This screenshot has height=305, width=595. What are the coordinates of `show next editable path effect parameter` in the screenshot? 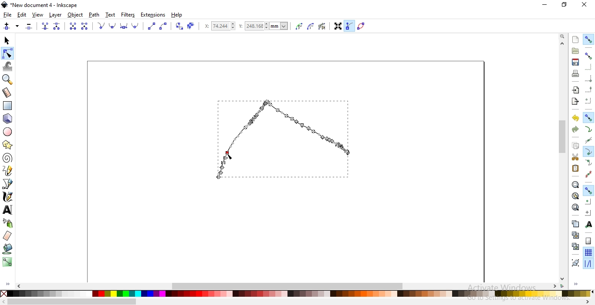 It's located at (324, 27).